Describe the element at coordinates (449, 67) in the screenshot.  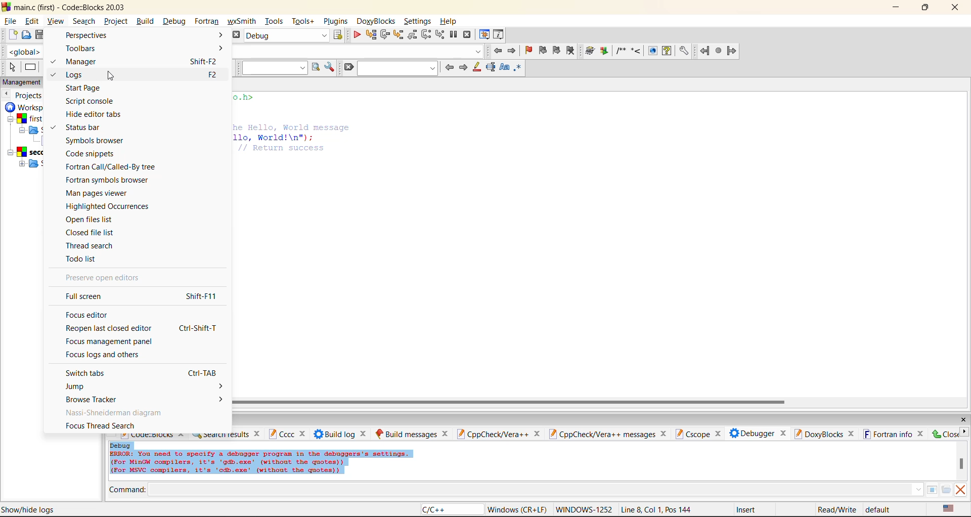
I see `previous` at that location.